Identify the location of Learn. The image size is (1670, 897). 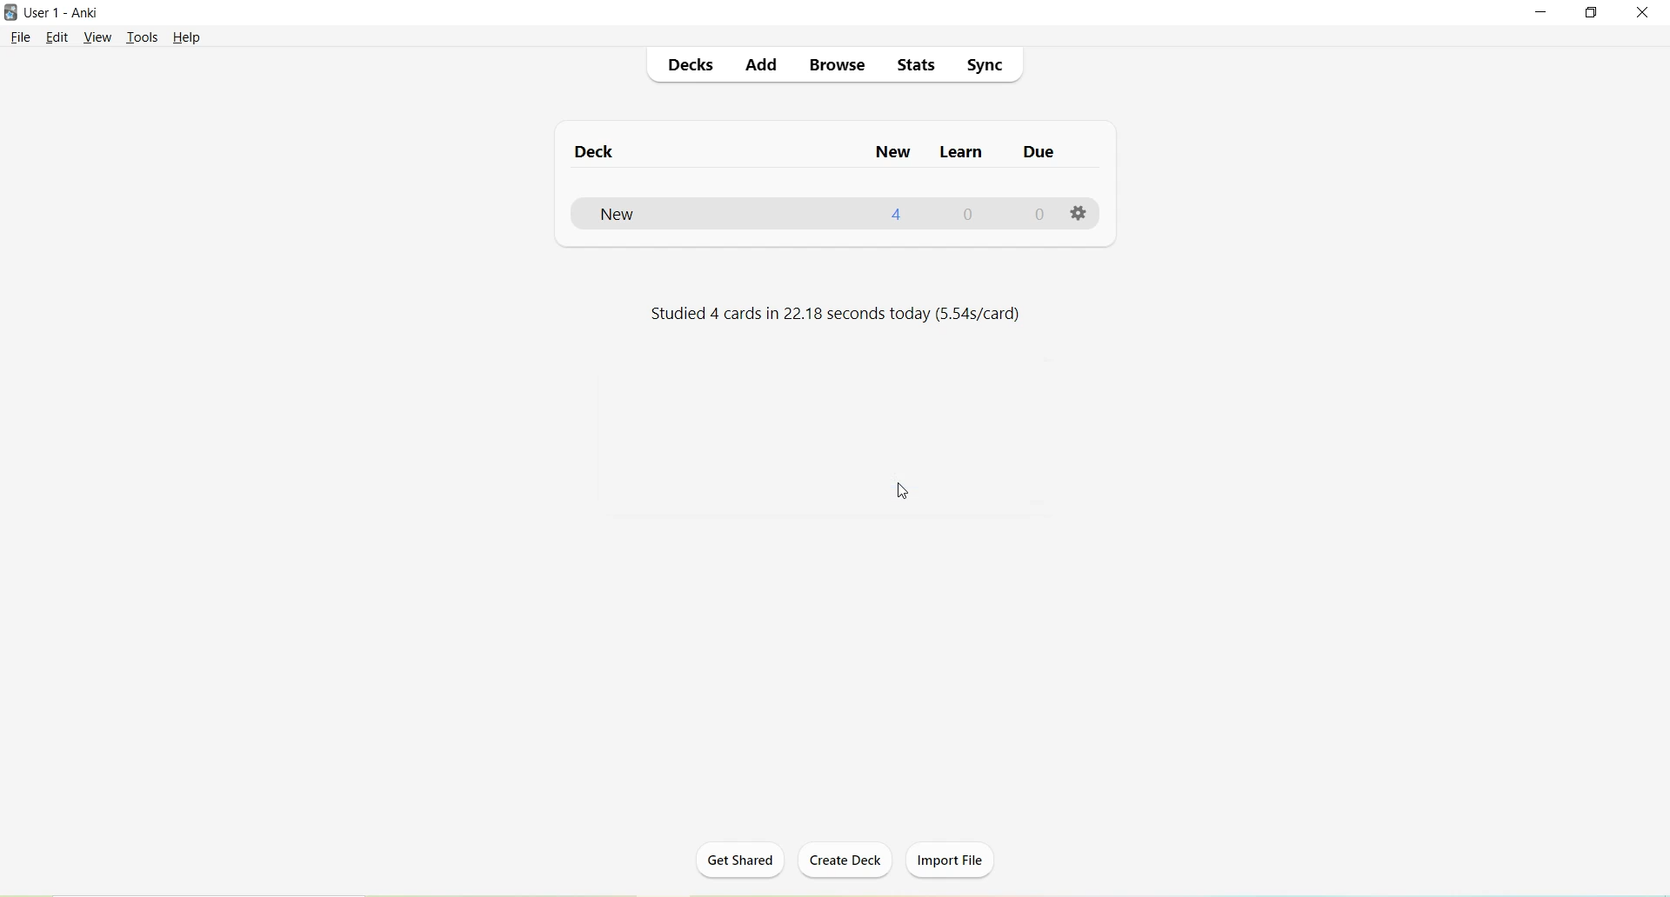
(958, 154).